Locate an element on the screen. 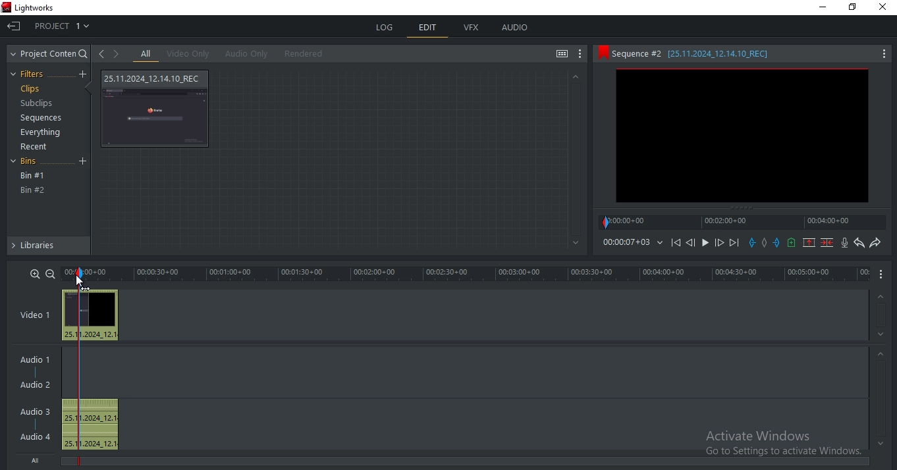 Image resolution: width=897 pixels, height=470 pixels. all is located at coordinates (146, 54).